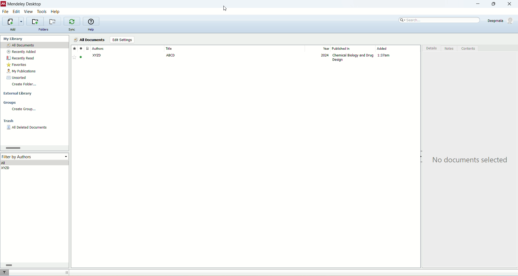  What do you see at coordinates (33, 265) in the screenshot?
I see `horizontal scroll bar` at bounding box center [33, 265].